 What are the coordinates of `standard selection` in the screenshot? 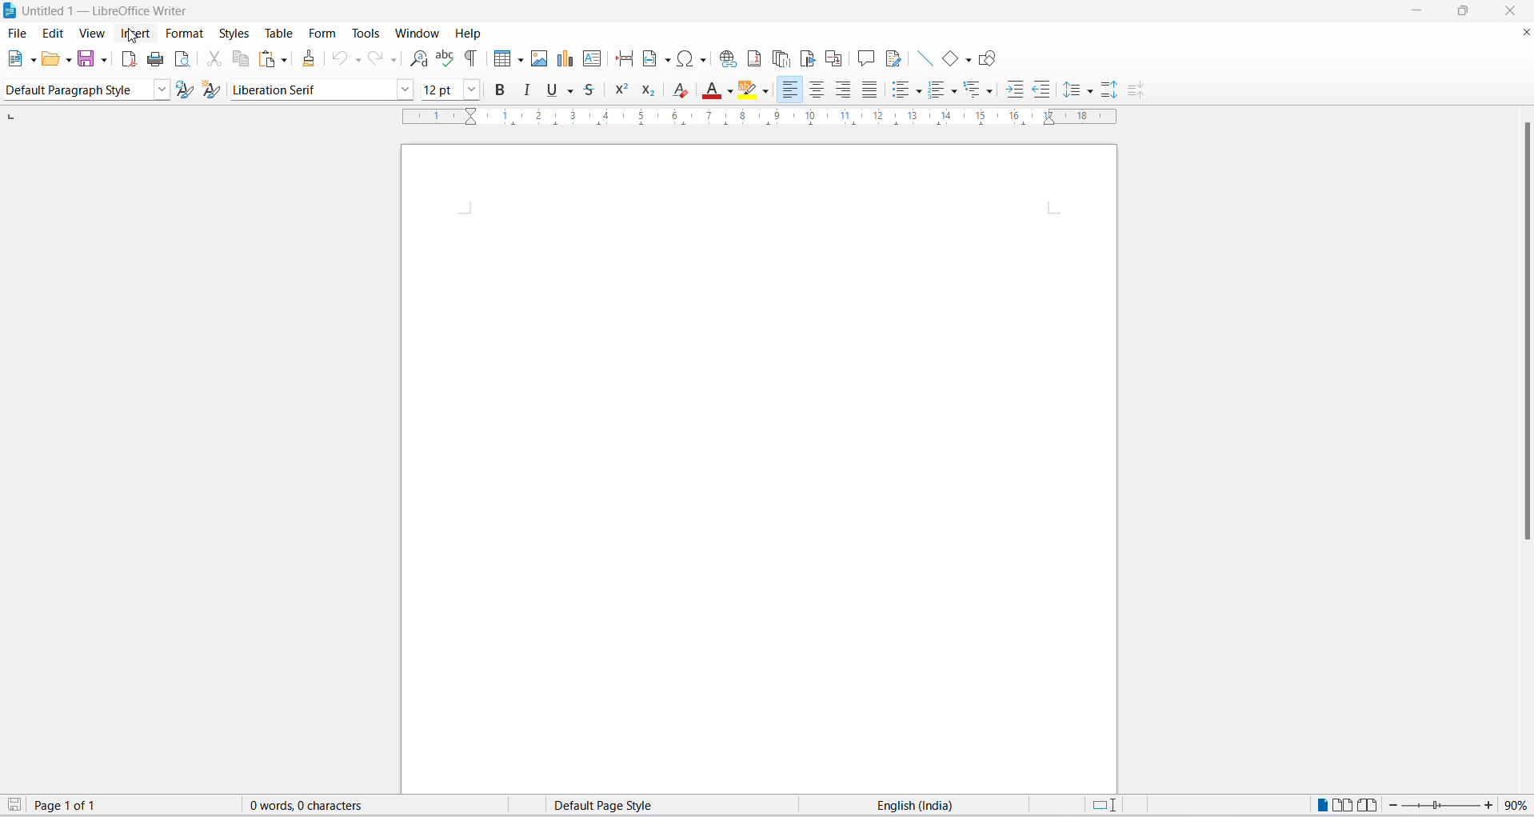 It's located at (1103, 805).